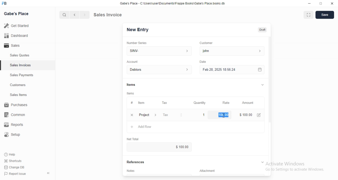 This screenshot has height=180, width=338. Describe the element at coordinates (210, 170) in the screenshot. I see `` at that location.